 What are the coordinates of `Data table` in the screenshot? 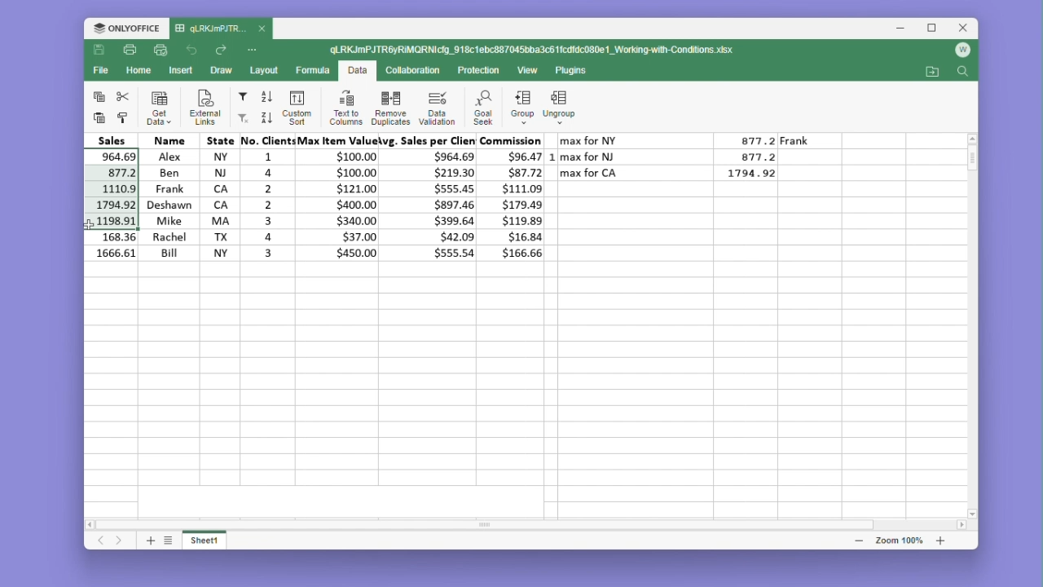 It's located at (684, 161).